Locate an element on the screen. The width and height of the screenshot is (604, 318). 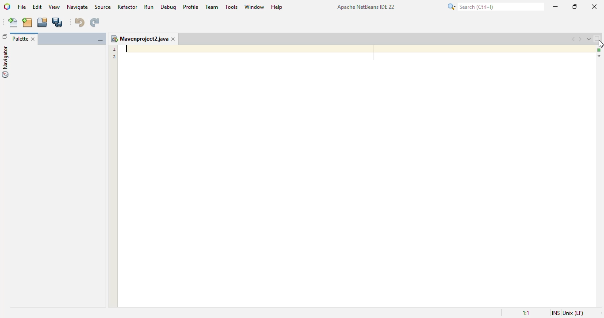
refactor is located at coordinates (128, 7).